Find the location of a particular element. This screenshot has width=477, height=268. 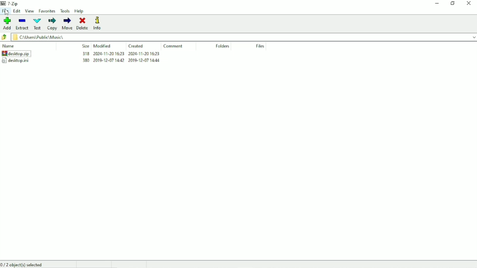

Close is located at coordinates (469, 3).